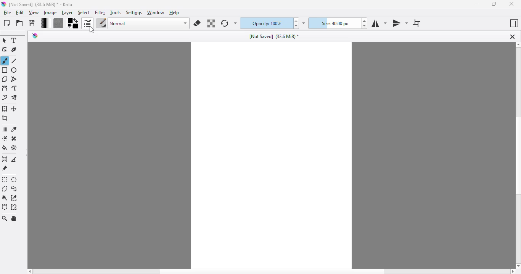 The width and height of the screenshot is (521, 274). Describe the element at coordinates (5, 207) in the screenshot. I see `bezier curve selection tool` at that location.